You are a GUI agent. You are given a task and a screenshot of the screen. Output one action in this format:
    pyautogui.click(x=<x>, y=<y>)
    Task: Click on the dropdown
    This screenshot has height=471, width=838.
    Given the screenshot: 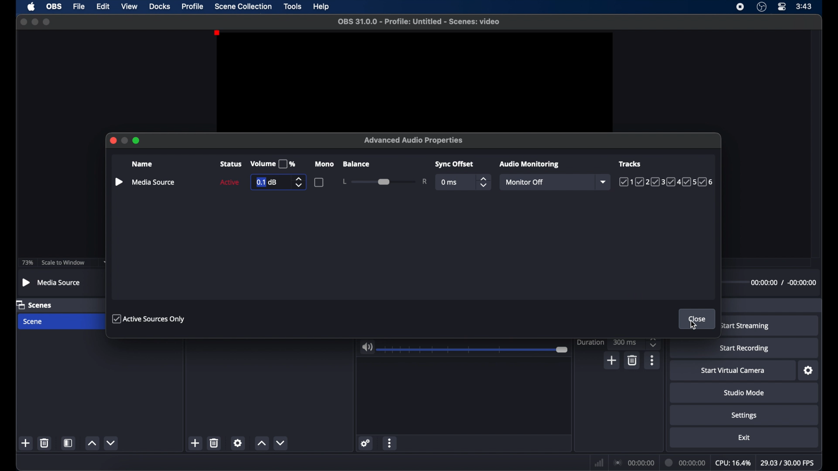 What is the action you would take?
    pyautogui.click(x=604, y=182)
    